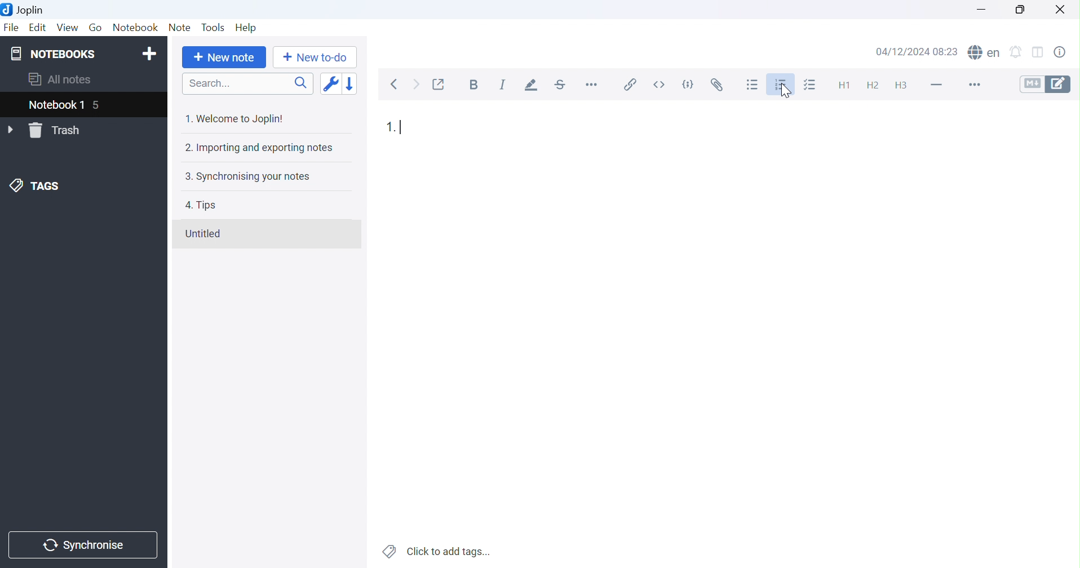 This screenshot has height=568, width=1080. I want to click on Minimize, so click(982, 10).